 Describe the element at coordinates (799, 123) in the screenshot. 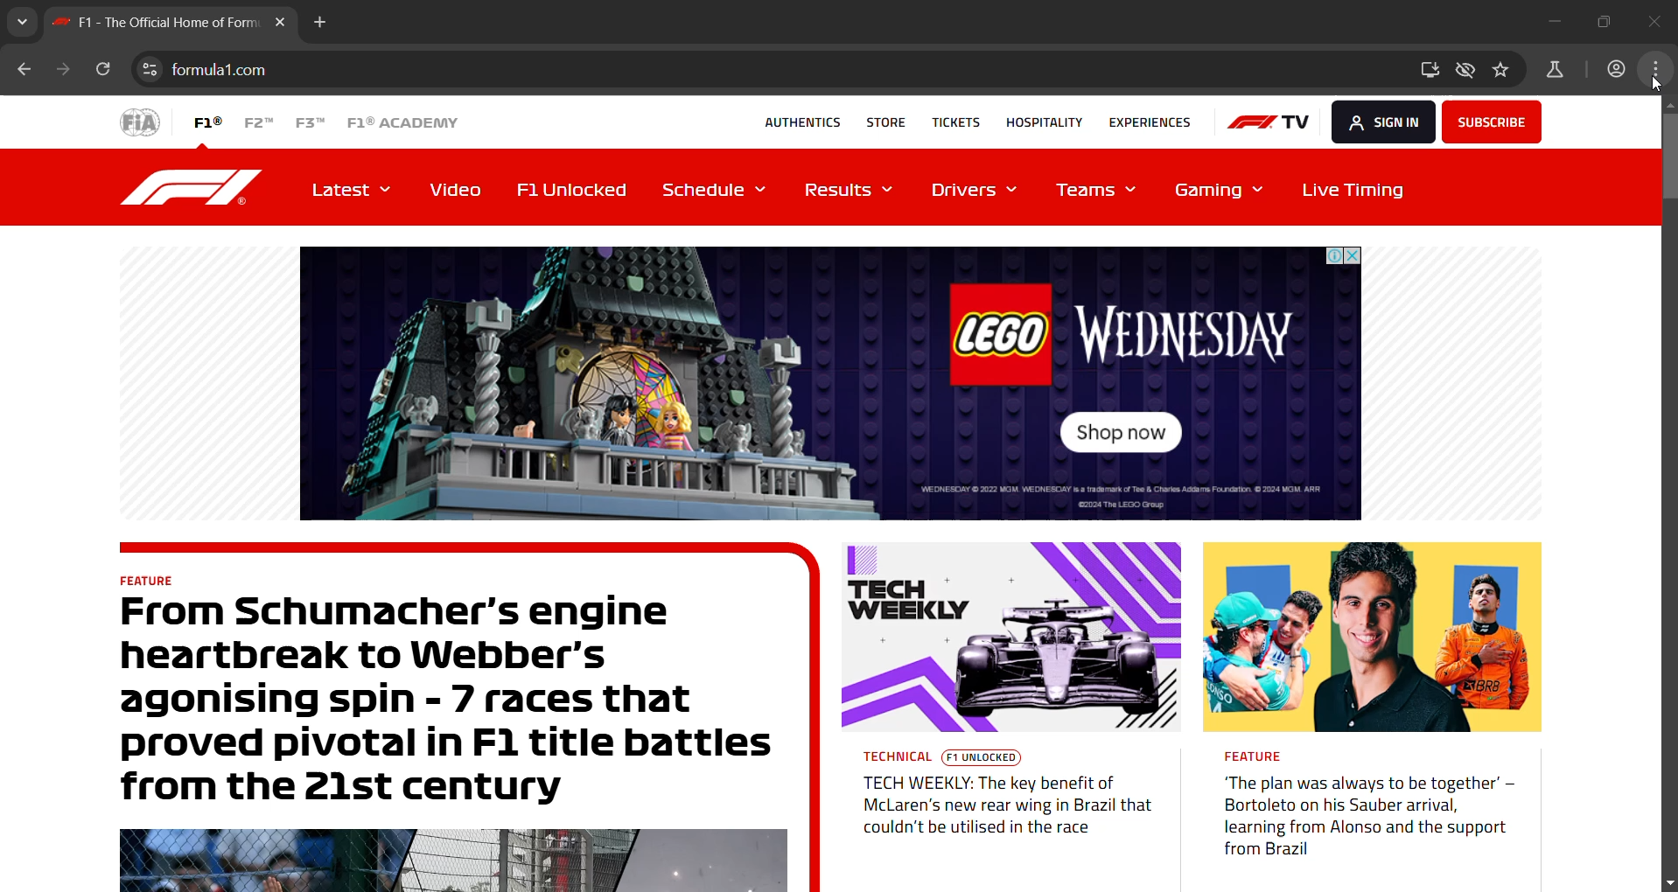

I see `AUTHENTICS` at that location.